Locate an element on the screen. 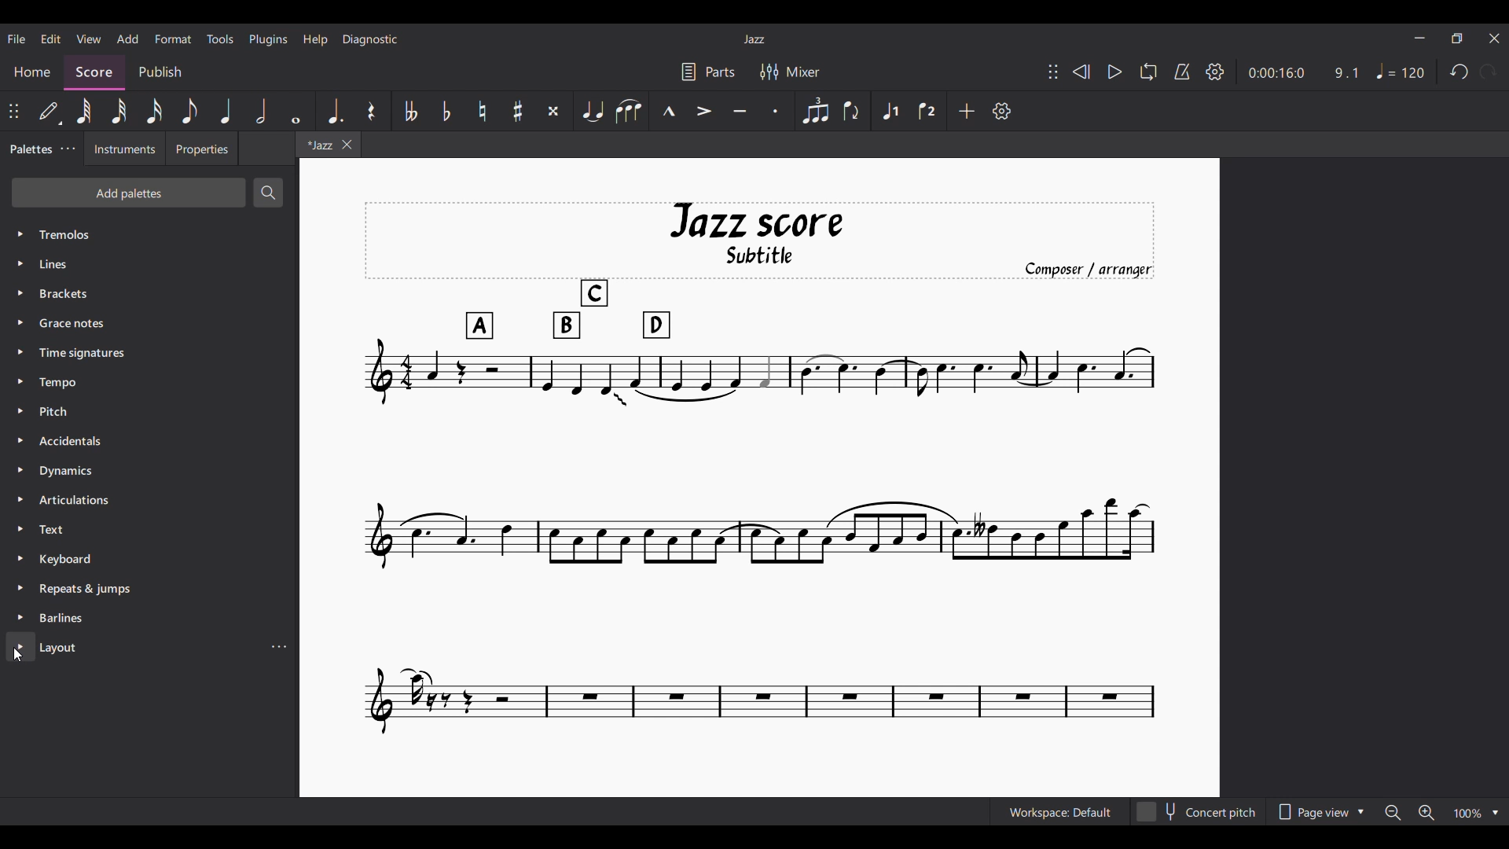 The image size is (1509, 849). Close tab is located at coordinates (347, 145).